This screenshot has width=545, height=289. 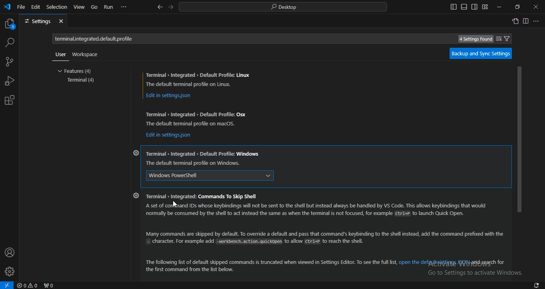 What do you see at coordinates (9, 253) in the screenshot?
I see `account` at bounding box center [9, 253].